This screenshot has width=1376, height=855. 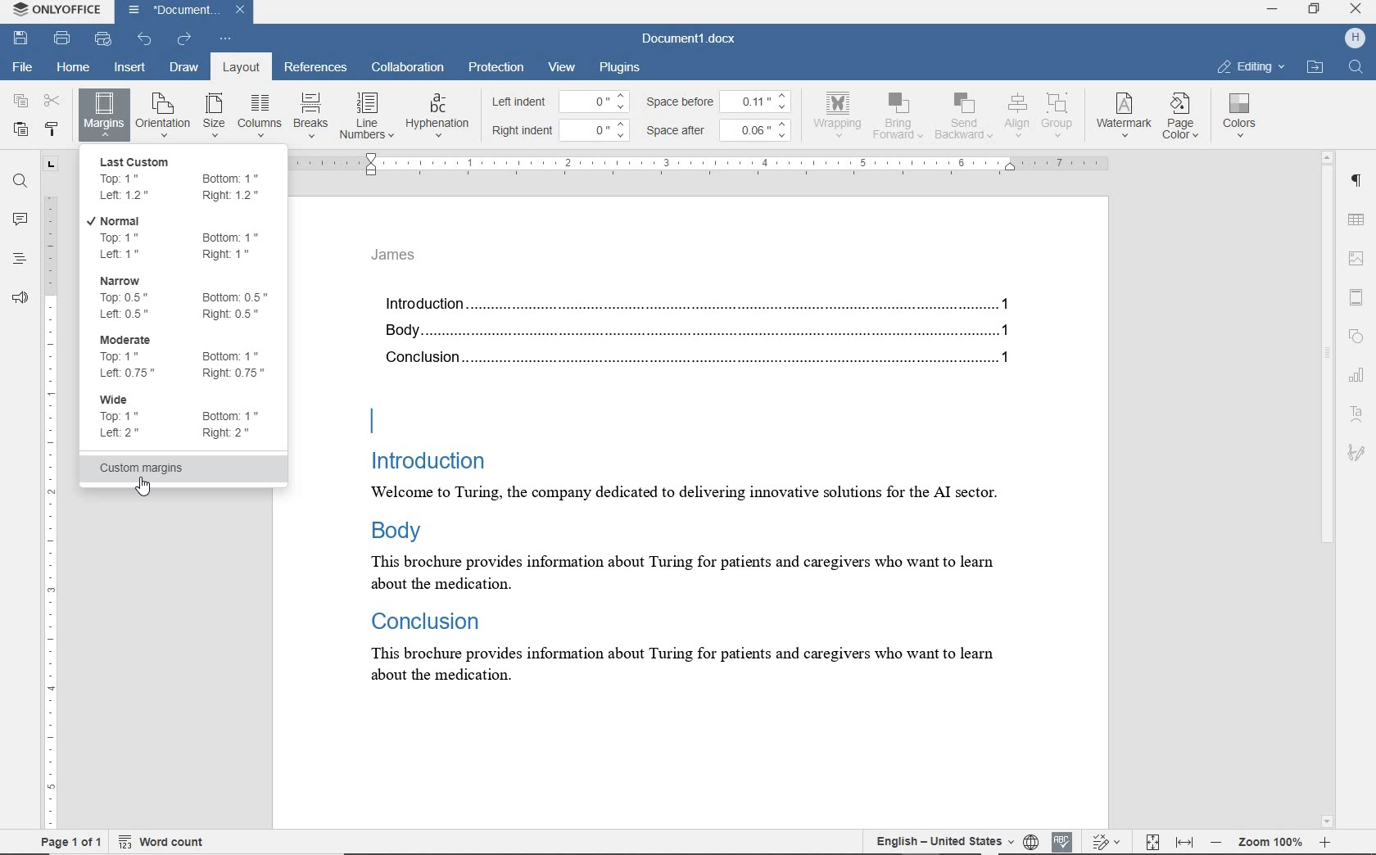 I want to click on ruler, so click(x=708, y=162).